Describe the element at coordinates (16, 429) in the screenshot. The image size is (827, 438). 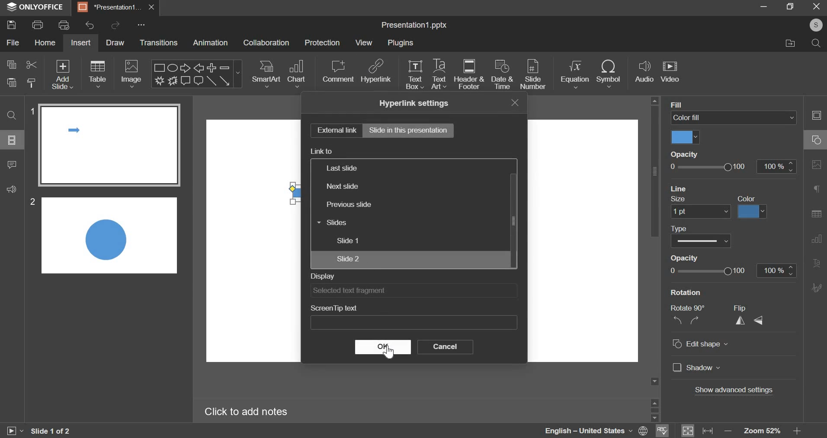
I see `start slideshow` at that location.